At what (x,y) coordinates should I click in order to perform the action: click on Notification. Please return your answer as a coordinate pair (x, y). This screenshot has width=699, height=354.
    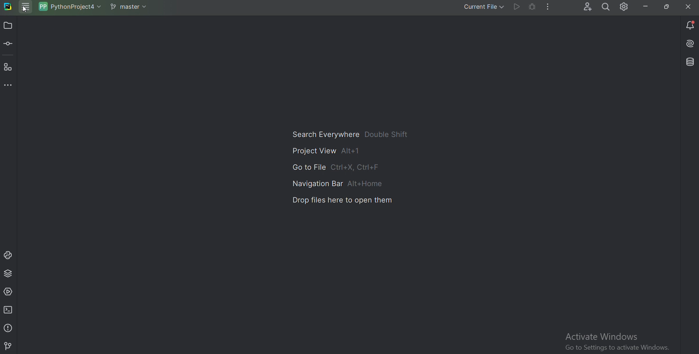
    Looking at the image, I should click on (691, 25).